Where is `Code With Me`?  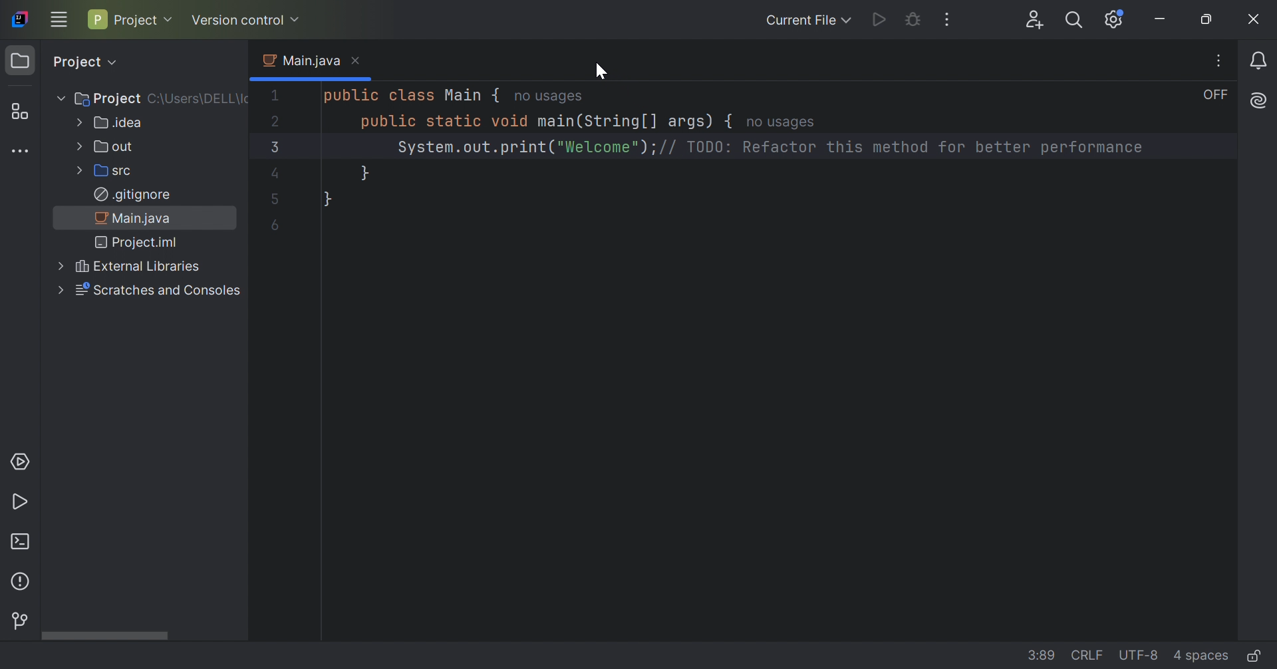
Code With Me is located at coordinates (1037, 21).